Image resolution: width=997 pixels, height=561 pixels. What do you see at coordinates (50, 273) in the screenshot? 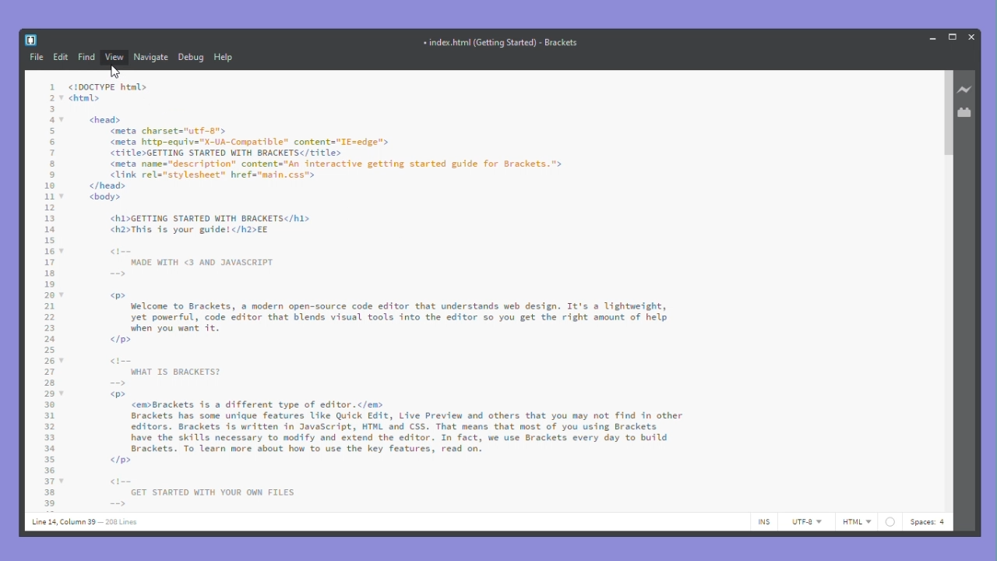
I see `18` at bounding box center [50, 273].